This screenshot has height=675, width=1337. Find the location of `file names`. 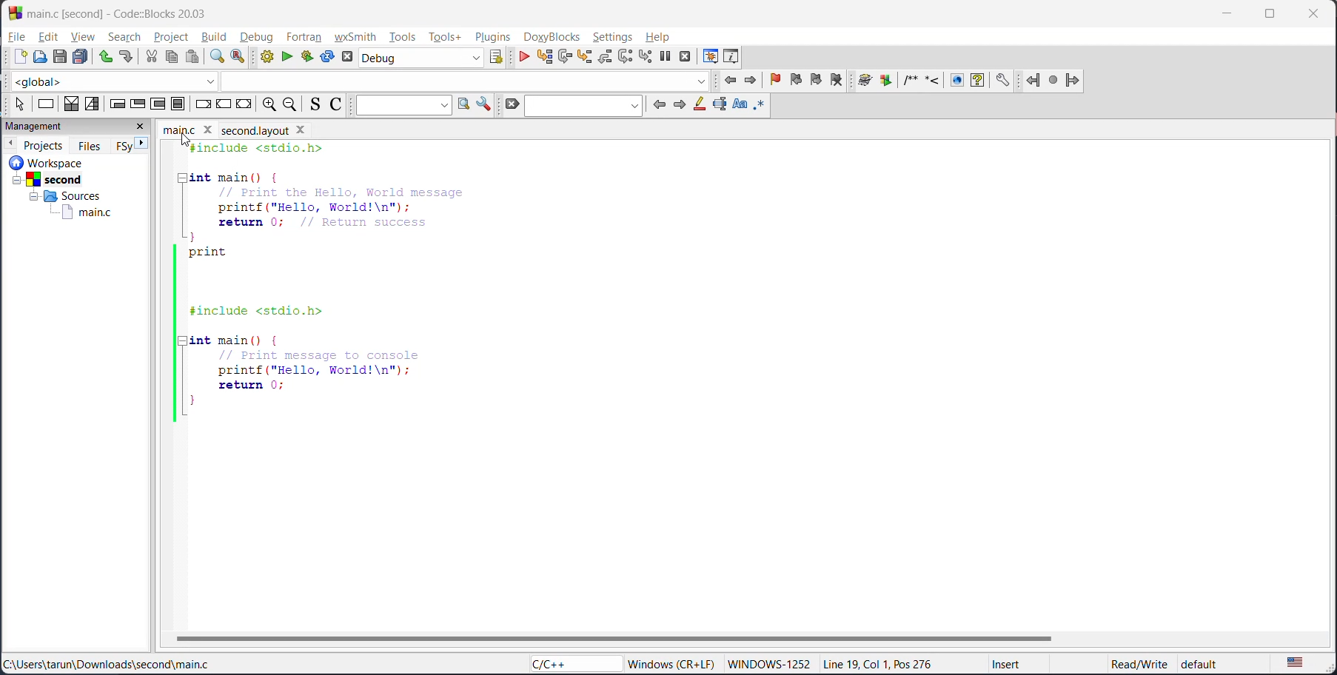

file names is located at coordinates (186, 130).